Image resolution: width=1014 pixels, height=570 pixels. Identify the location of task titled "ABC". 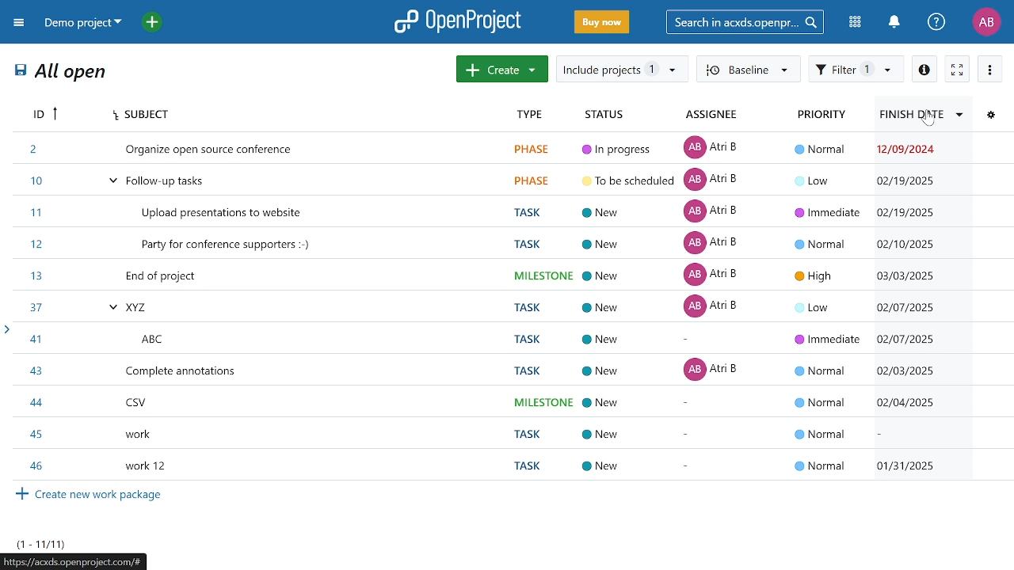
(513, 336).